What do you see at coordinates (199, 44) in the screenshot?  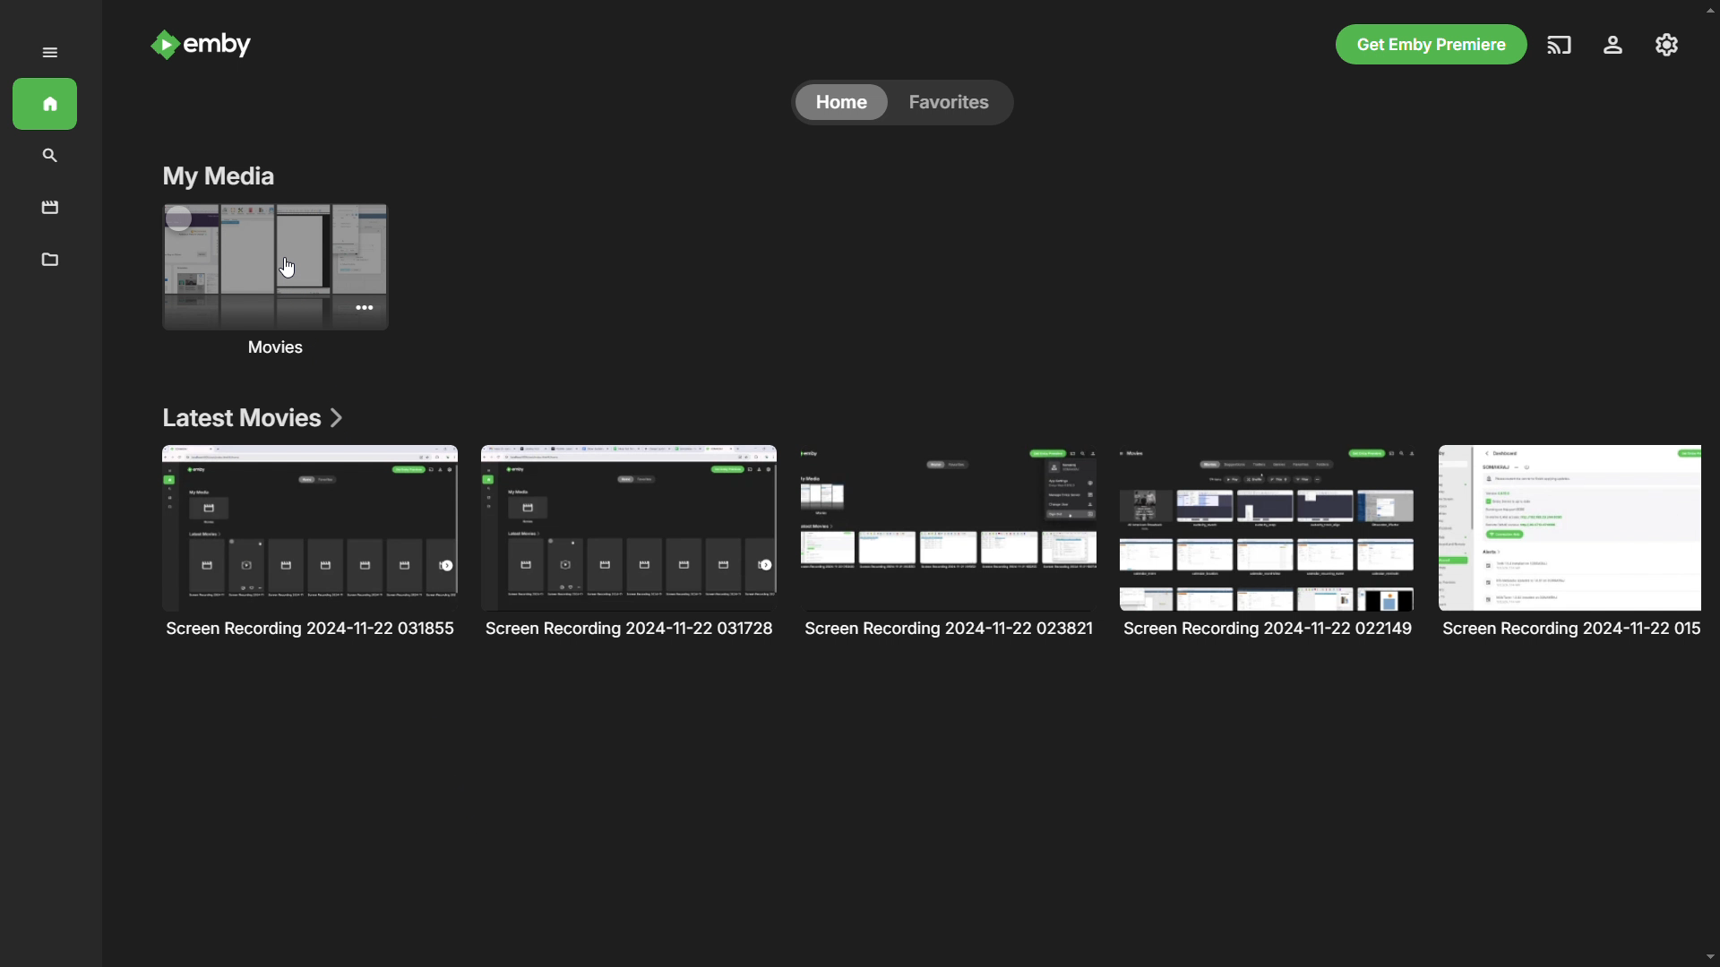 I see `logo` at bounding box center [199, 44].